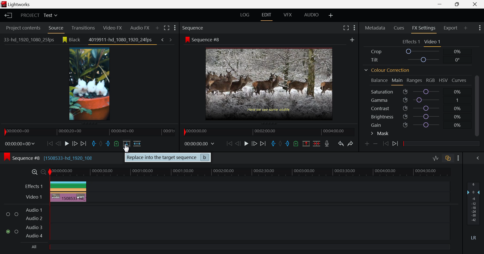 This screenshot has height=254, width=484. What do you see at coordinates (465, 28) in the screenshot?
I see `Add Panel` at bounding box center [465, 28].